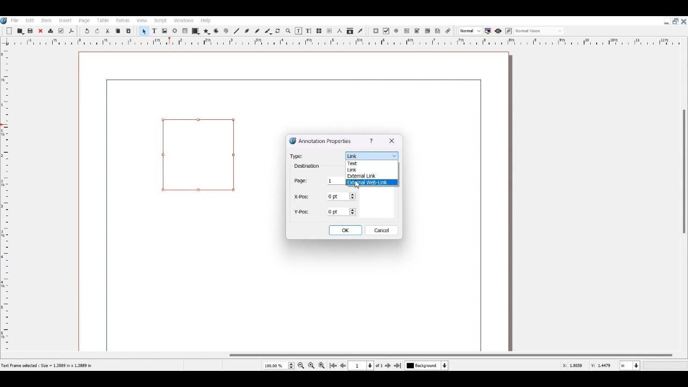 This screenshot has width=688, height=387. What do you see at coordinates (84, 20) in the screenshot?
I see `Page` at bounding box center [84, 20].